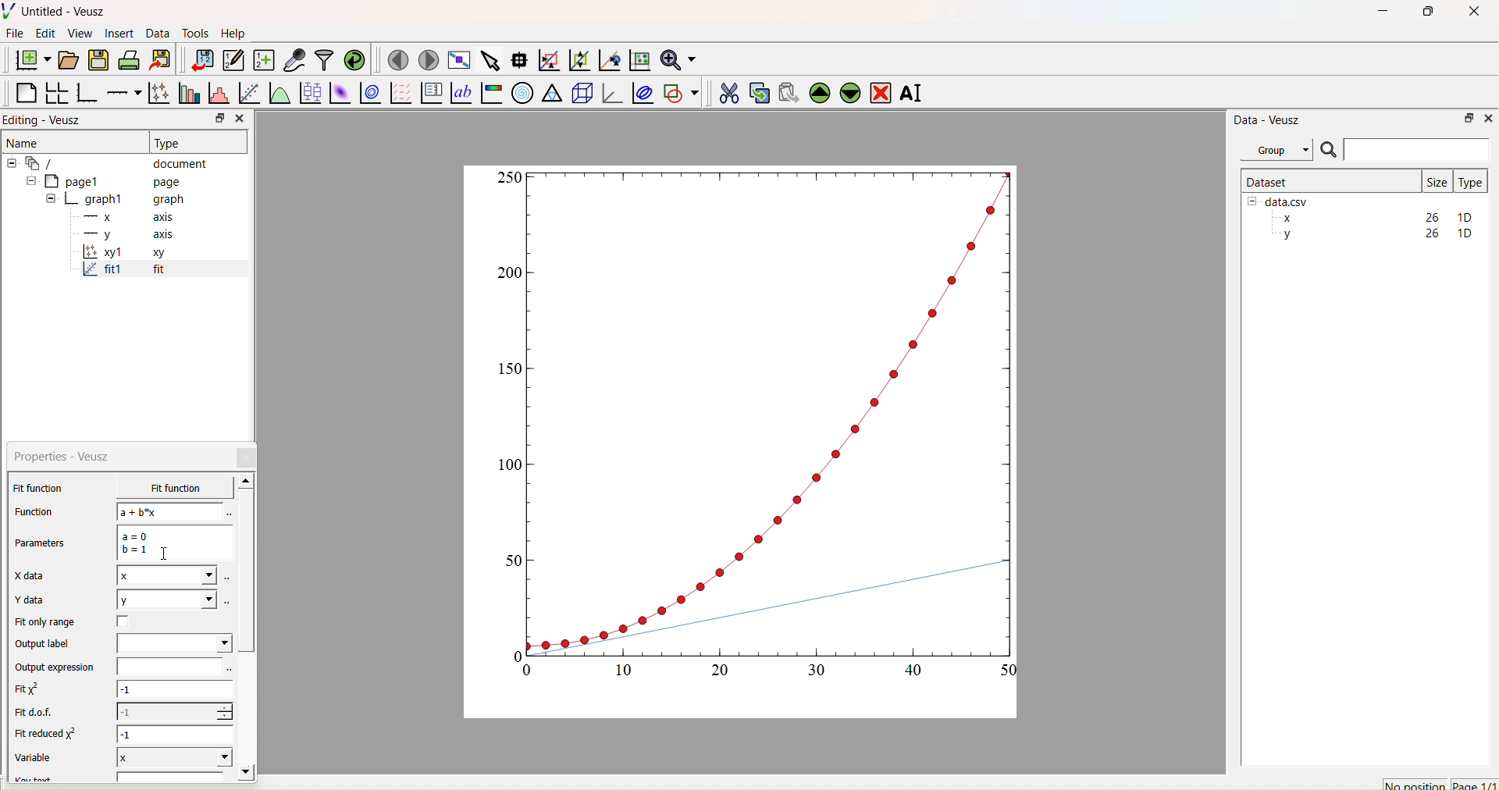 The image size is (1499, 790). Describe the element at coordinates (157, 34) in the screenshot. I see `Data` at that location.